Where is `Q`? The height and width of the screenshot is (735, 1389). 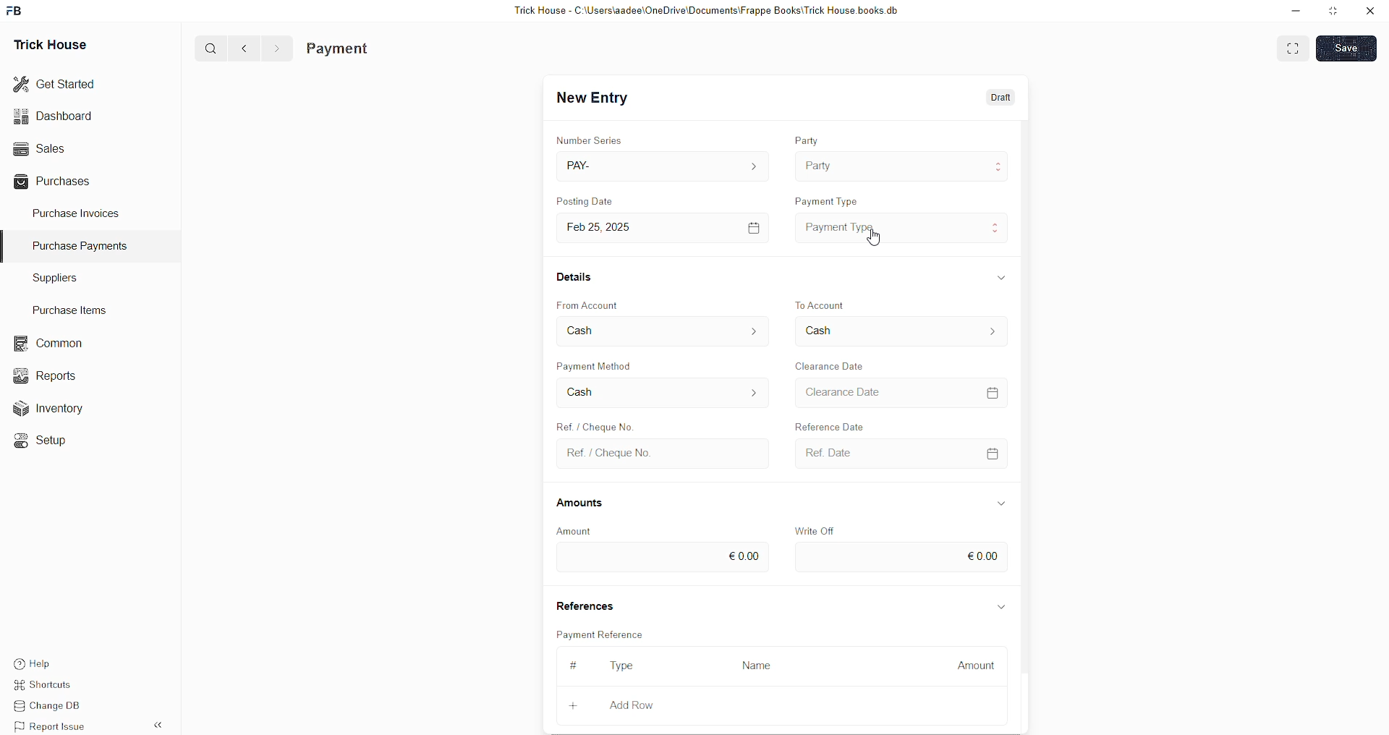
Q is located at coordinates (205, 47).